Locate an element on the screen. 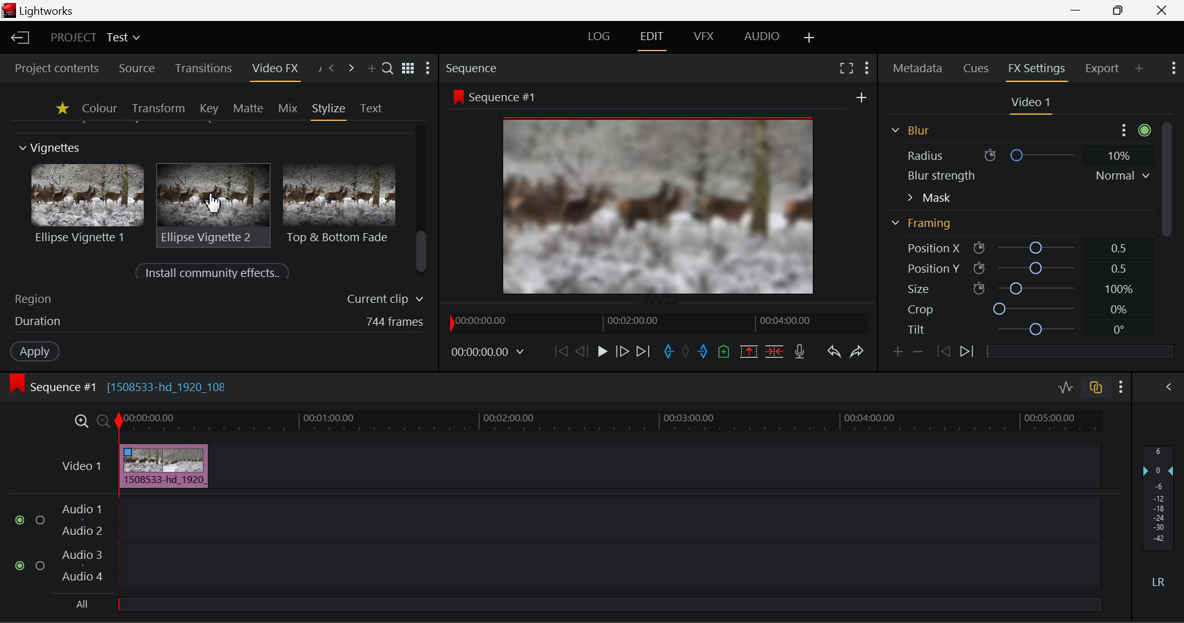 Image resolution: width=1184 pixels, height=623 pixels. Add keyframe is located at coordinates (897, 352).